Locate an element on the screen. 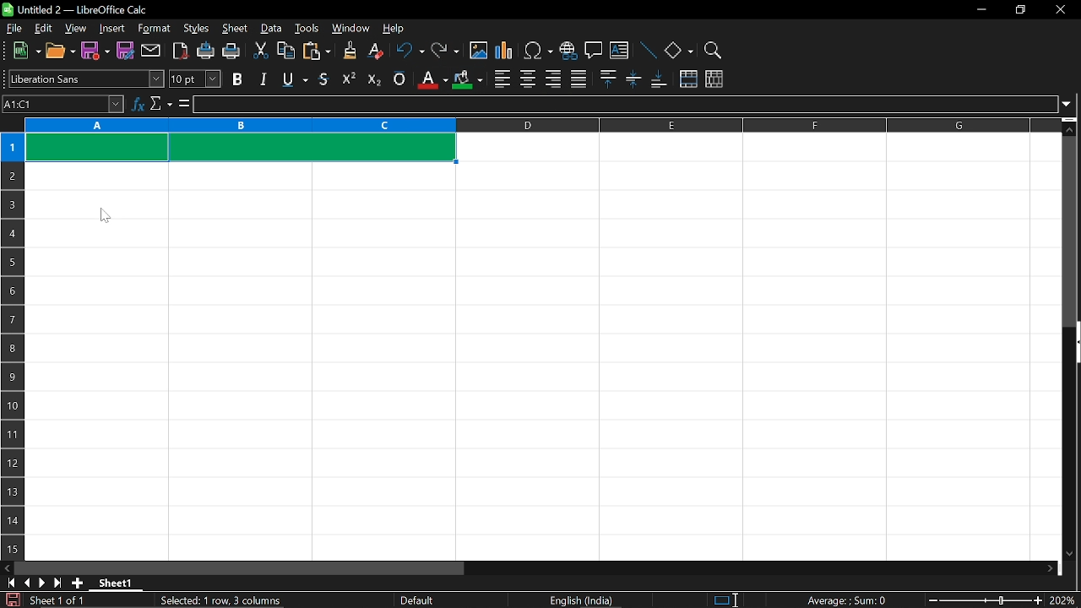  align right is located at coordinates (552, 79).